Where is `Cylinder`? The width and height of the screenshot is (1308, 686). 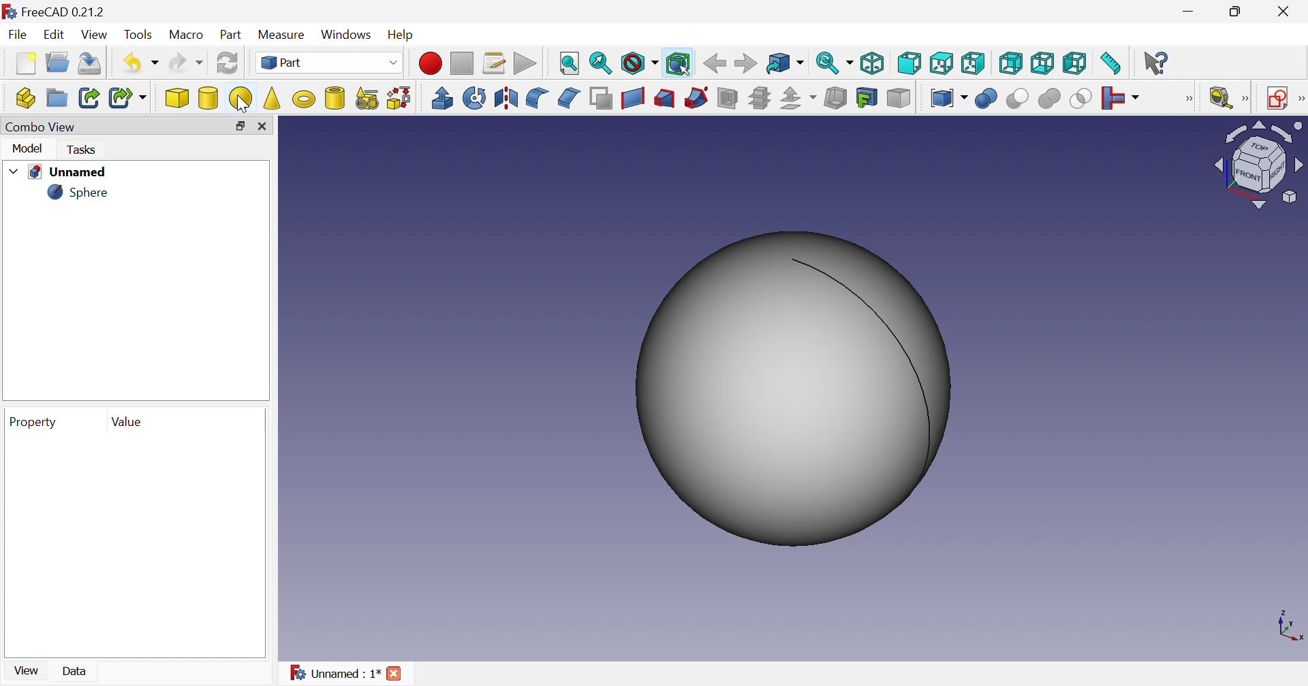
Cylinder is located at coordinates (208, 98).